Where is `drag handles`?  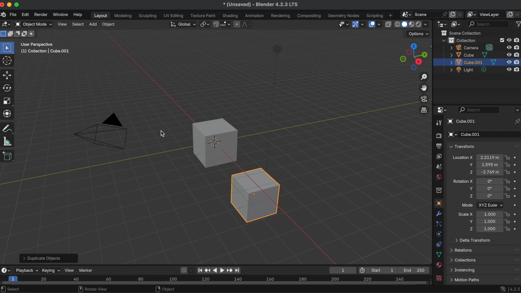
drag handles is located at coordinates (514, 250).